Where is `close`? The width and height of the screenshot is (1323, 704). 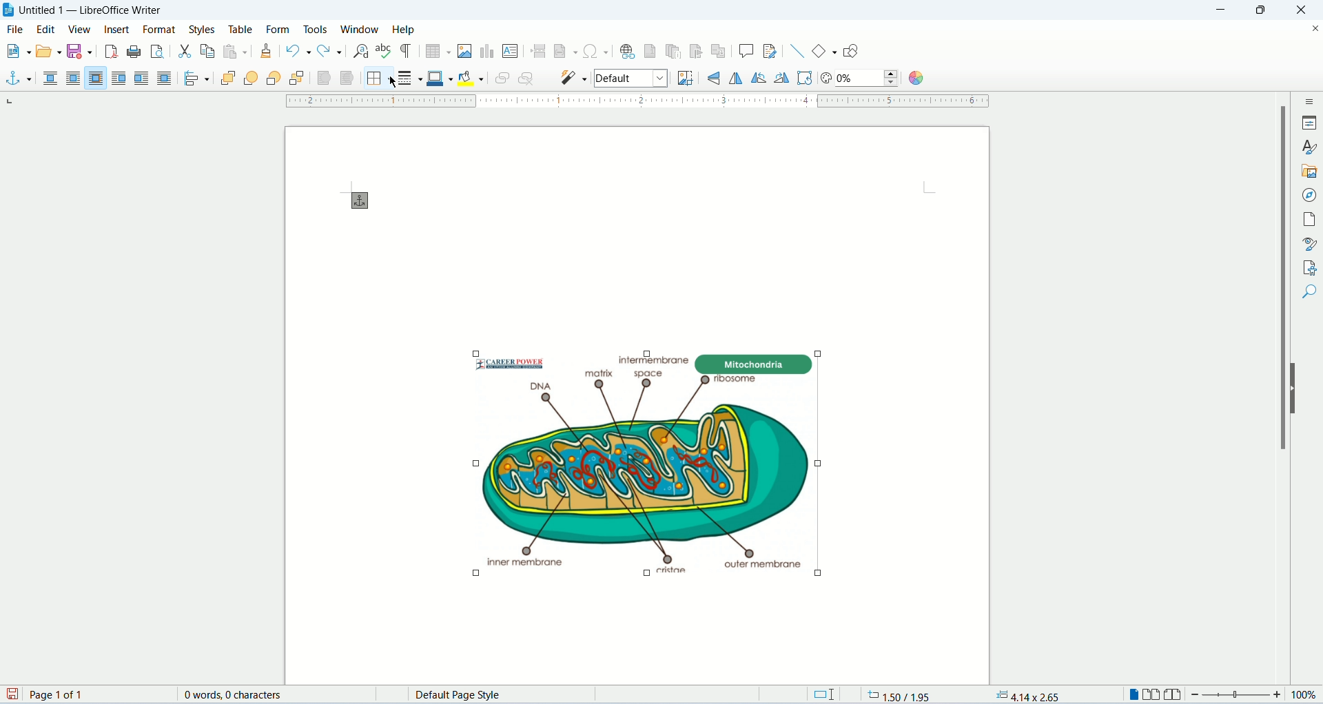
close is located at coordinates (1302, 10).